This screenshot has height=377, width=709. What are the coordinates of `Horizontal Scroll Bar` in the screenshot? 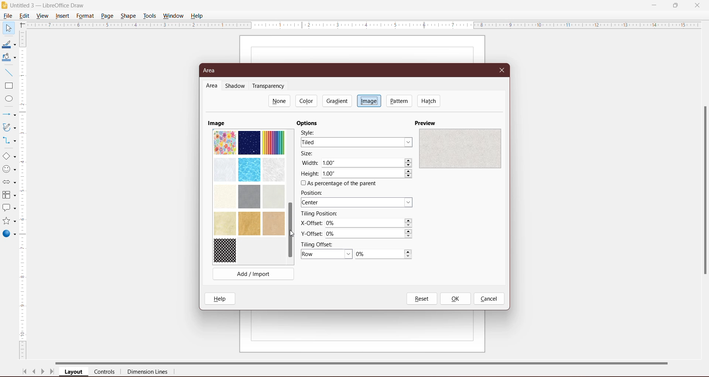 It's located at (370, 362).